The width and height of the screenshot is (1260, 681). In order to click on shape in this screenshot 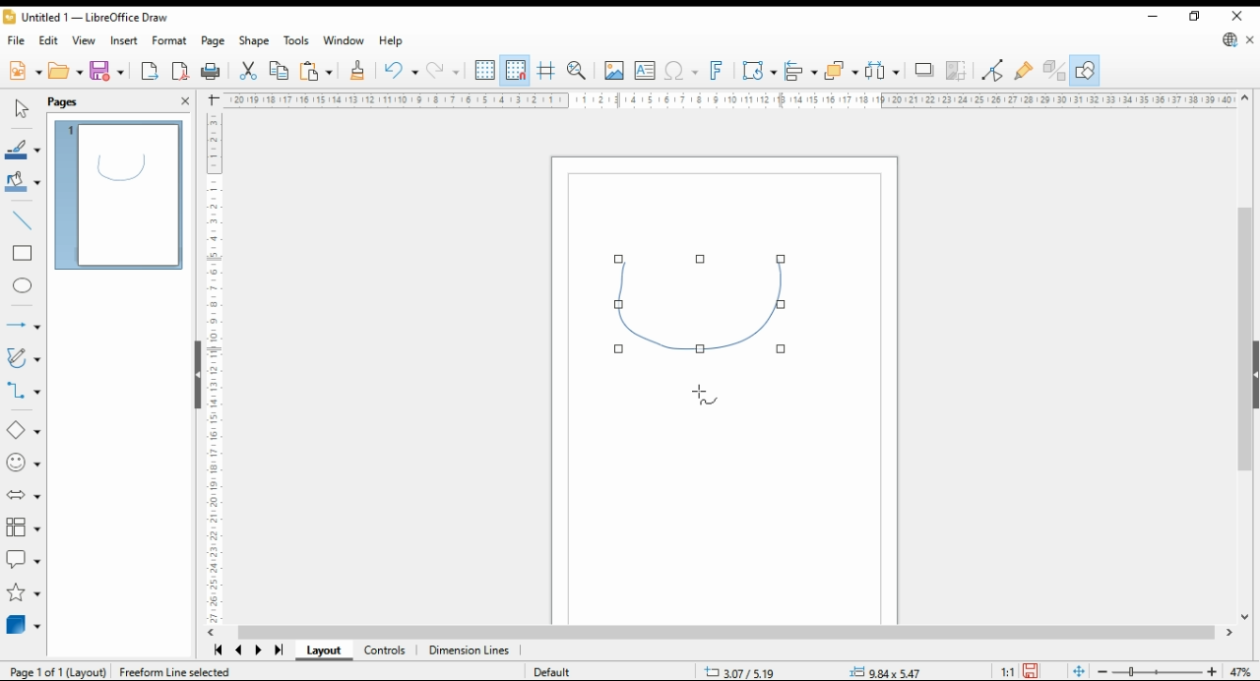, I will do `click(253, 40)`.